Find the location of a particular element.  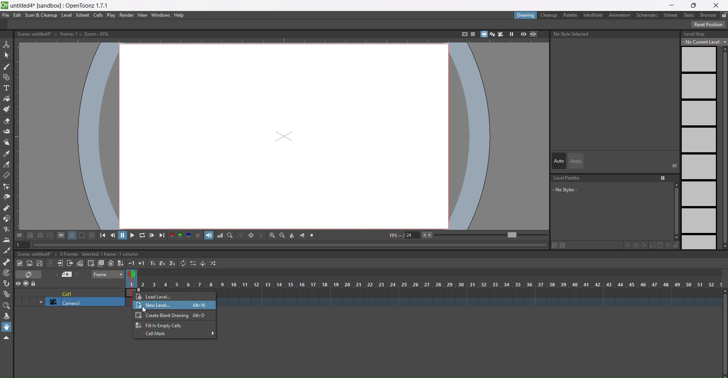

iron tool is located at coordinates (6, 241).